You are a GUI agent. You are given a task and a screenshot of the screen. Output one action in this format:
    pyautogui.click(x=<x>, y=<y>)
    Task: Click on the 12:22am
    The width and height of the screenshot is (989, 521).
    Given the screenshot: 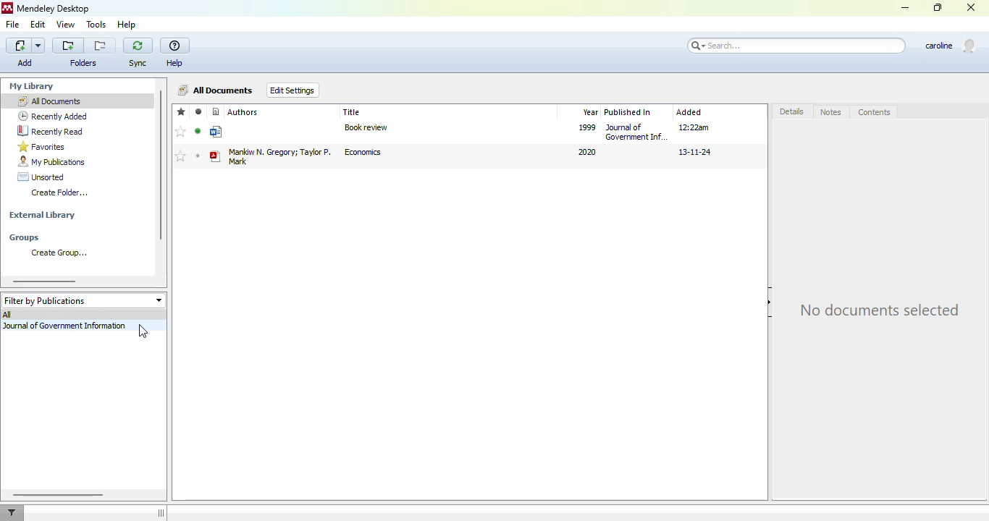 What is the action you would take?
    pyautogui.click(x=695, y=127)
    